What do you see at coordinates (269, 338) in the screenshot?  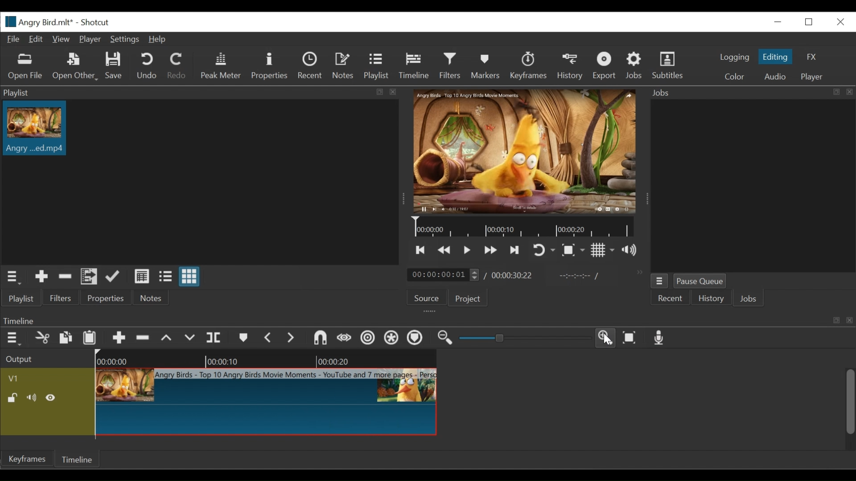 I see `Previous marker` at bounding box center [269, 338].